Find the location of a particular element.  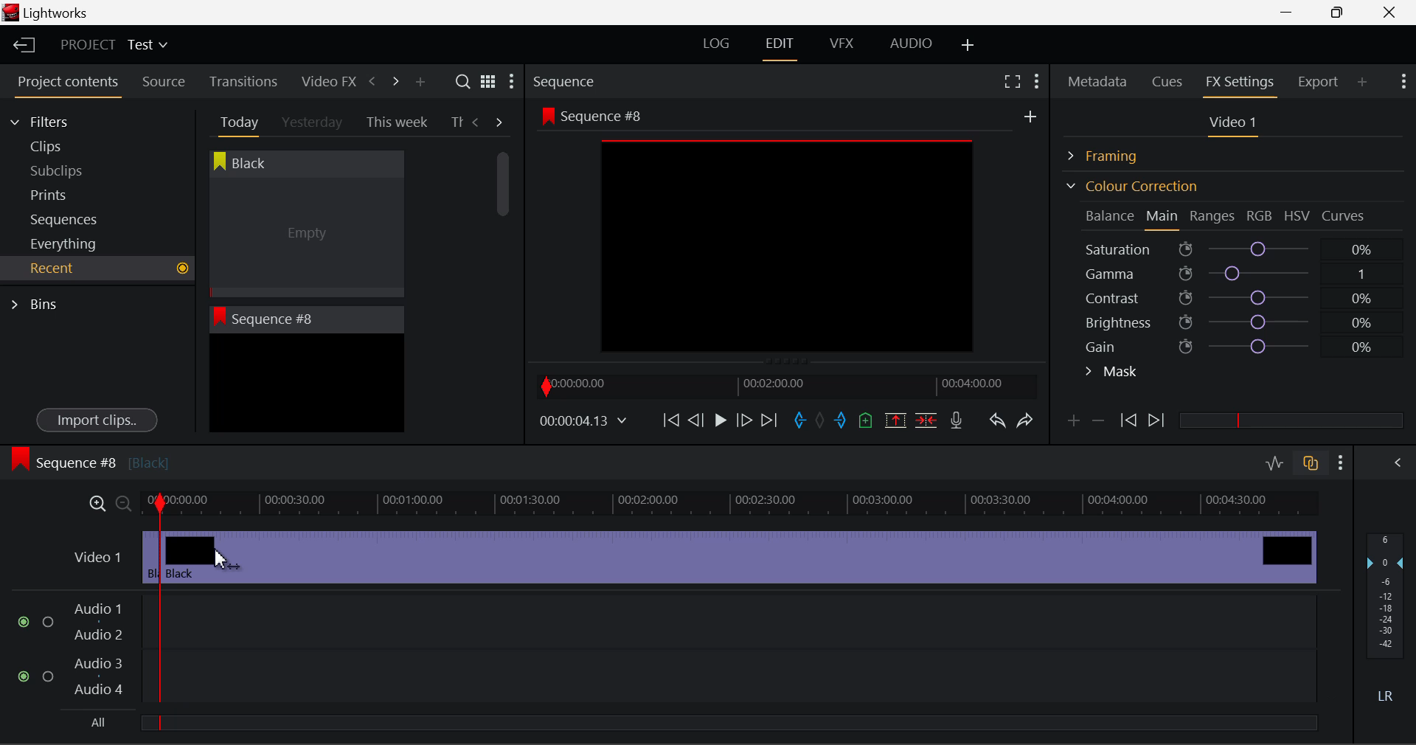

Full Screen is located at coordinates (1012, 80).